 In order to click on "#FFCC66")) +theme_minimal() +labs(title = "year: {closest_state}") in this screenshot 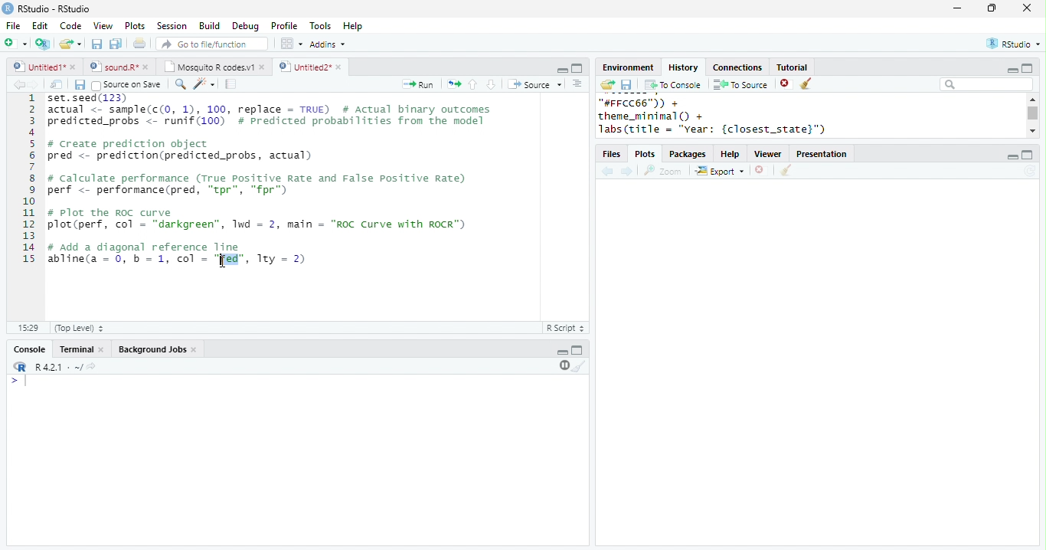, I will do `click(731, 116)`.